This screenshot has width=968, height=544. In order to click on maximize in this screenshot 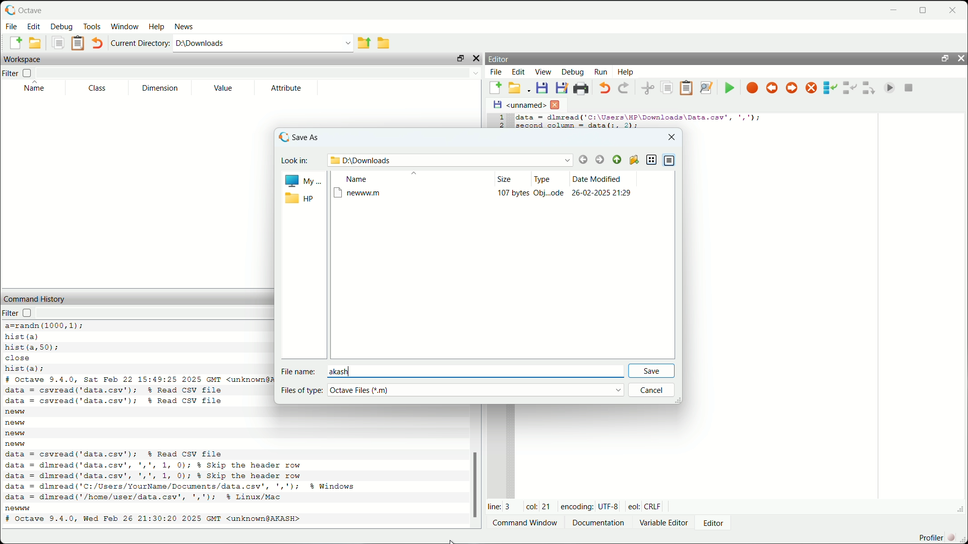, I will do `click(927, 8)`.